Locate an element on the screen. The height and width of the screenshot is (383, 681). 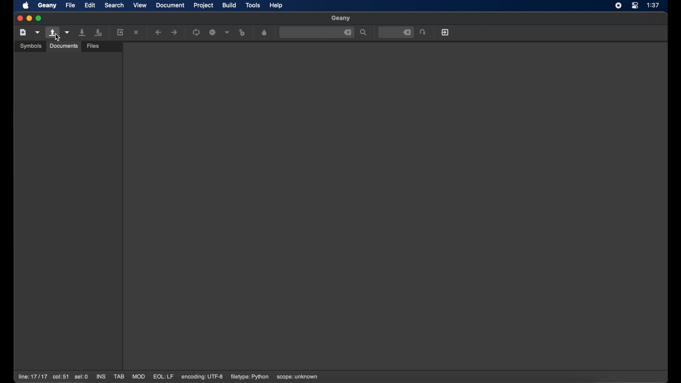
symbols is located at coordinates (31, 45).